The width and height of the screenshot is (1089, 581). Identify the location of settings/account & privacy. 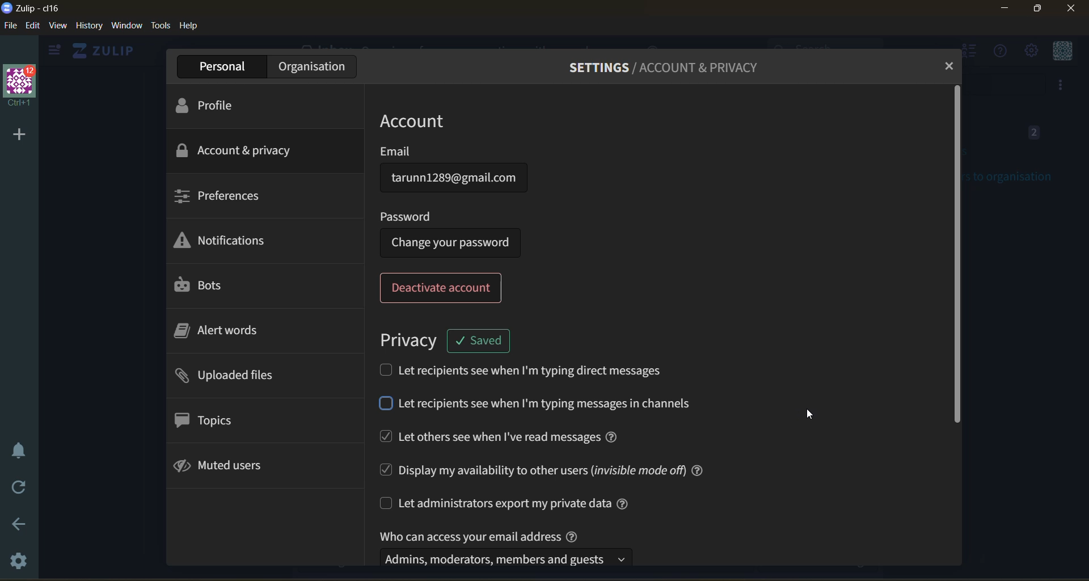
(674, 67).